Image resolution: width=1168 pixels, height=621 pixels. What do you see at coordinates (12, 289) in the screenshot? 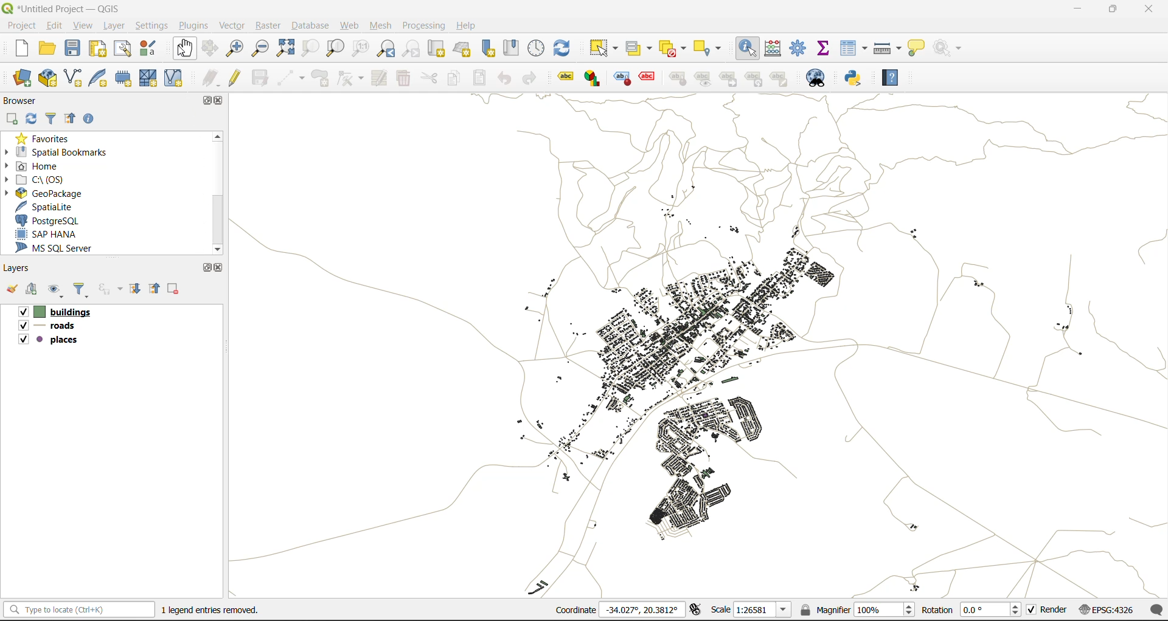
I see `open` at bounding box center [12, 289].